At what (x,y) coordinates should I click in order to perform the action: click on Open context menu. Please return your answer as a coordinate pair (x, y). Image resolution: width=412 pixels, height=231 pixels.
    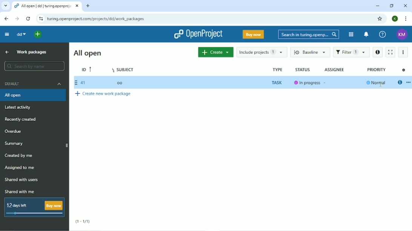
    Looking at the image, I should click on (409, 83).